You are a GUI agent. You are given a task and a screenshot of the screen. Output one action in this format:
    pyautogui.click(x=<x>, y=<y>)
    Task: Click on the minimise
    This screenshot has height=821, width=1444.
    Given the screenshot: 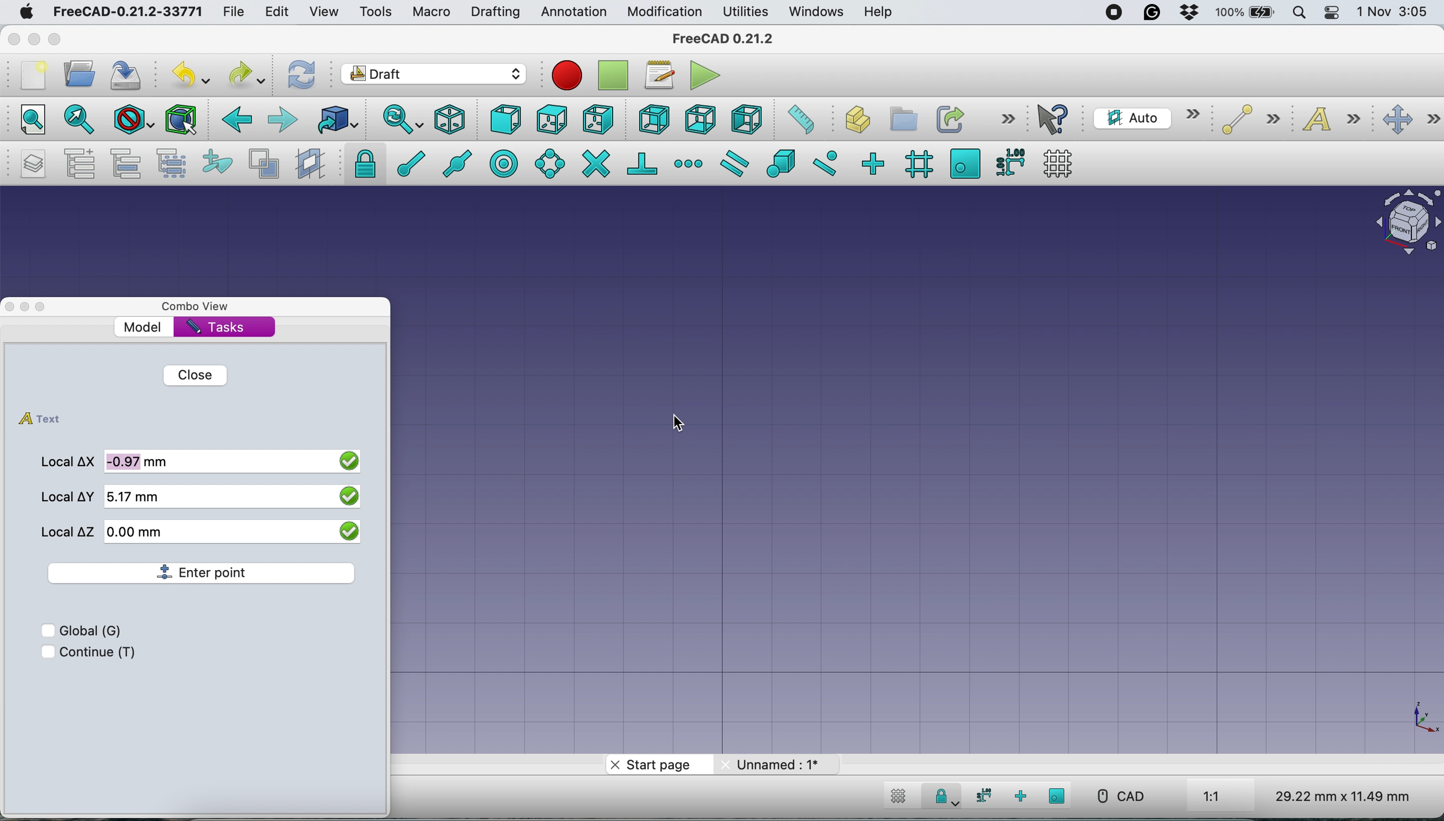 What is the action you would take?
    pyautogui.click(x=34, y=40)
    